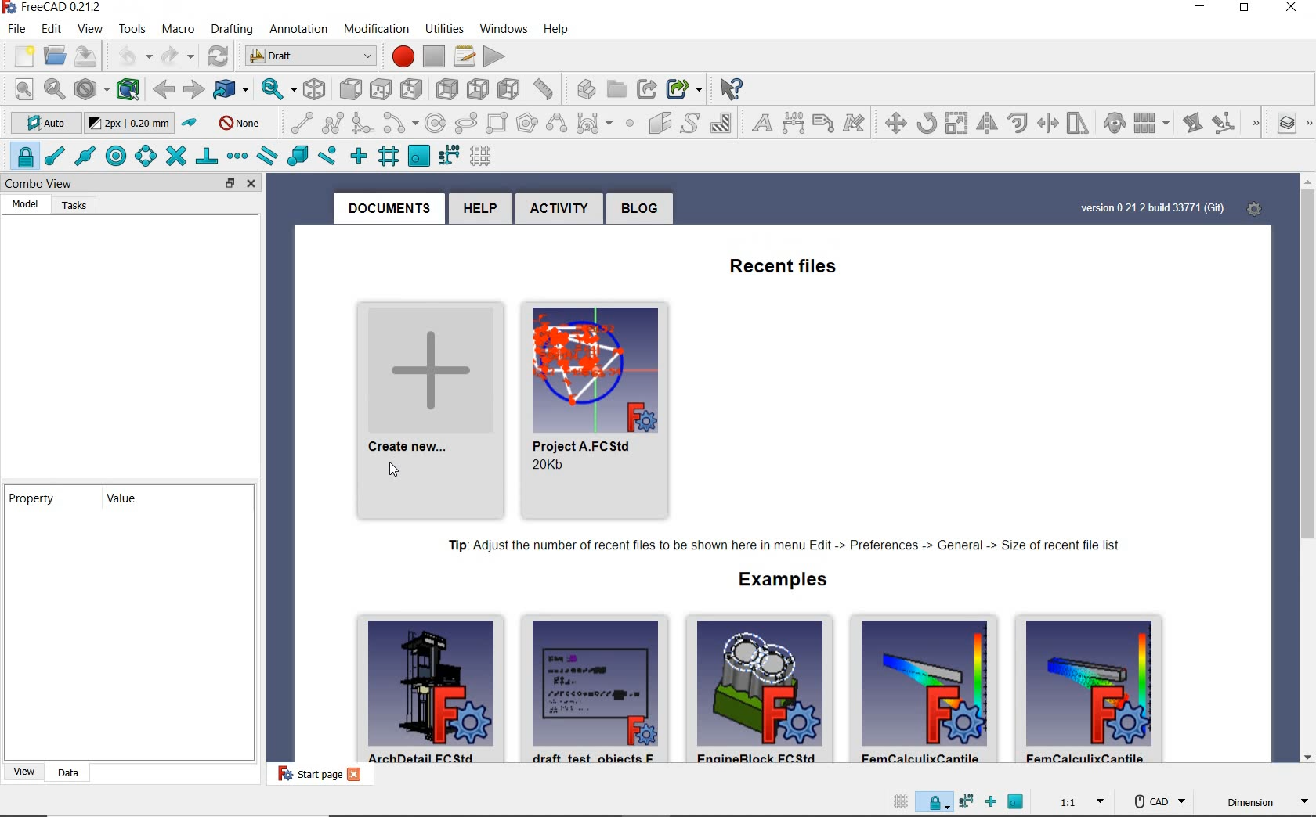  Describe the element at coordinates (222, 88) in the screenshot. I see `go to linked object` at that location.